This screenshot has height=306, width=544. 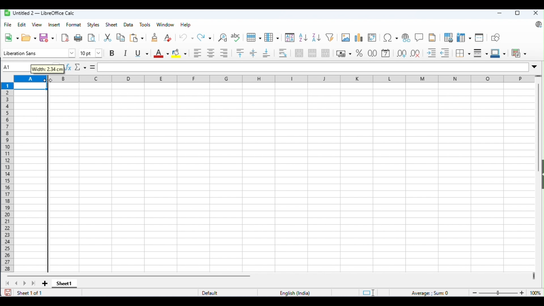 I want to click on default, so click(x=212, y=293).